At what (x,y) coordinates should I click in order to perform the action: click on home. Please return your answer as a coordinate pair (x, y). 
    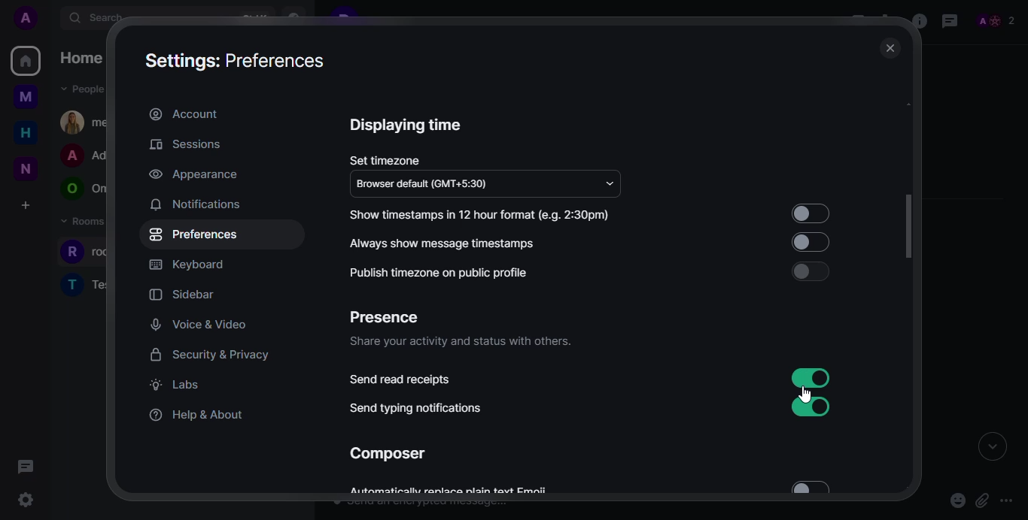
    Looking at the image, I should click on (25, 133).